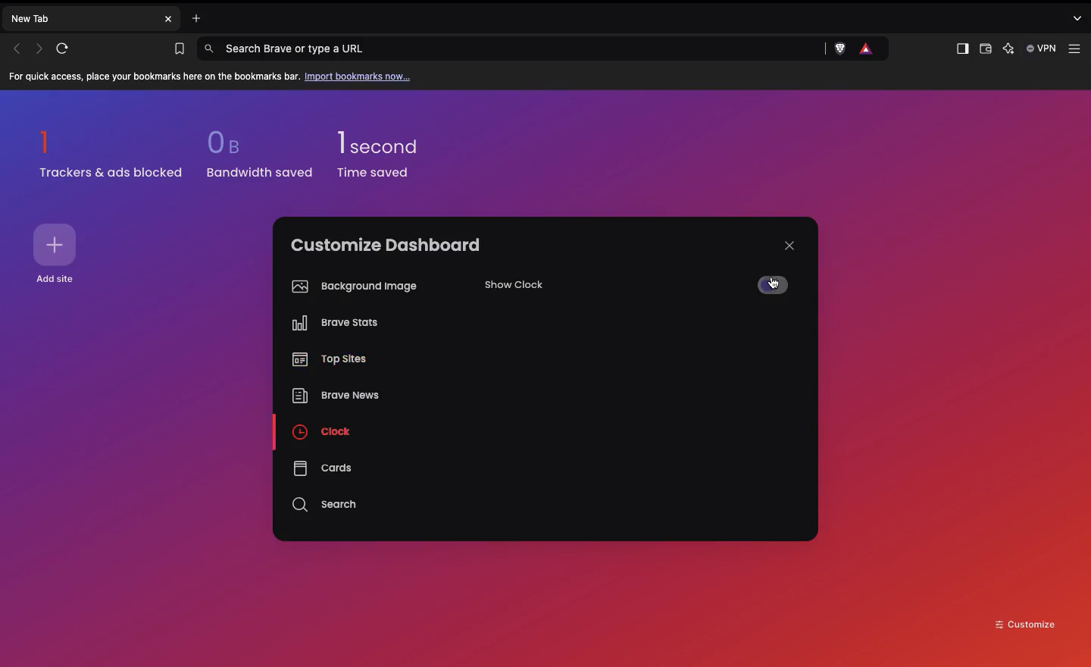 This screenshot has width=1091, height=667. Describe the element at coordinates (387, 148) in the screenshot. I see `1 second time saved` at that location.